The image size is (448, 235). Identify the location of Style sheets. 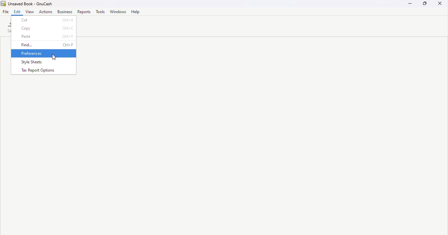
(44, 63).